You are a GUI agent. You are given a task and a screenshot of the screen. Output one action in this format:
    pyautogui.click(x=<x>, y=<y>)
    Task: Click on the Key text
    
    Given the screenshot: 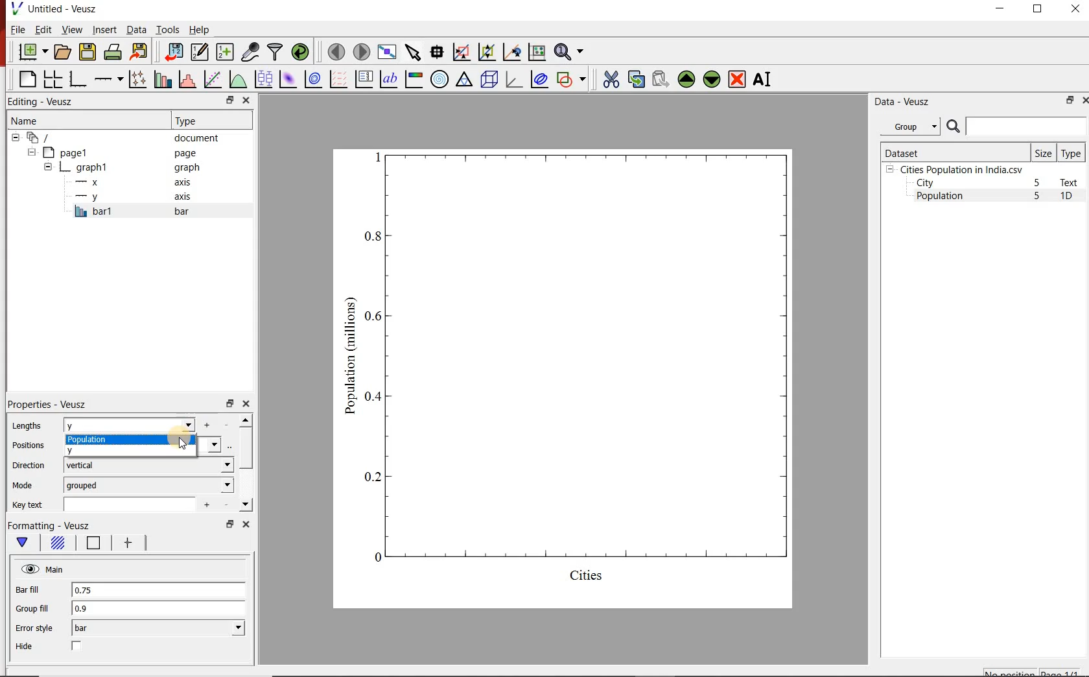 What is the action you would take?
    pyautogui.click(x=30, y=505)
    